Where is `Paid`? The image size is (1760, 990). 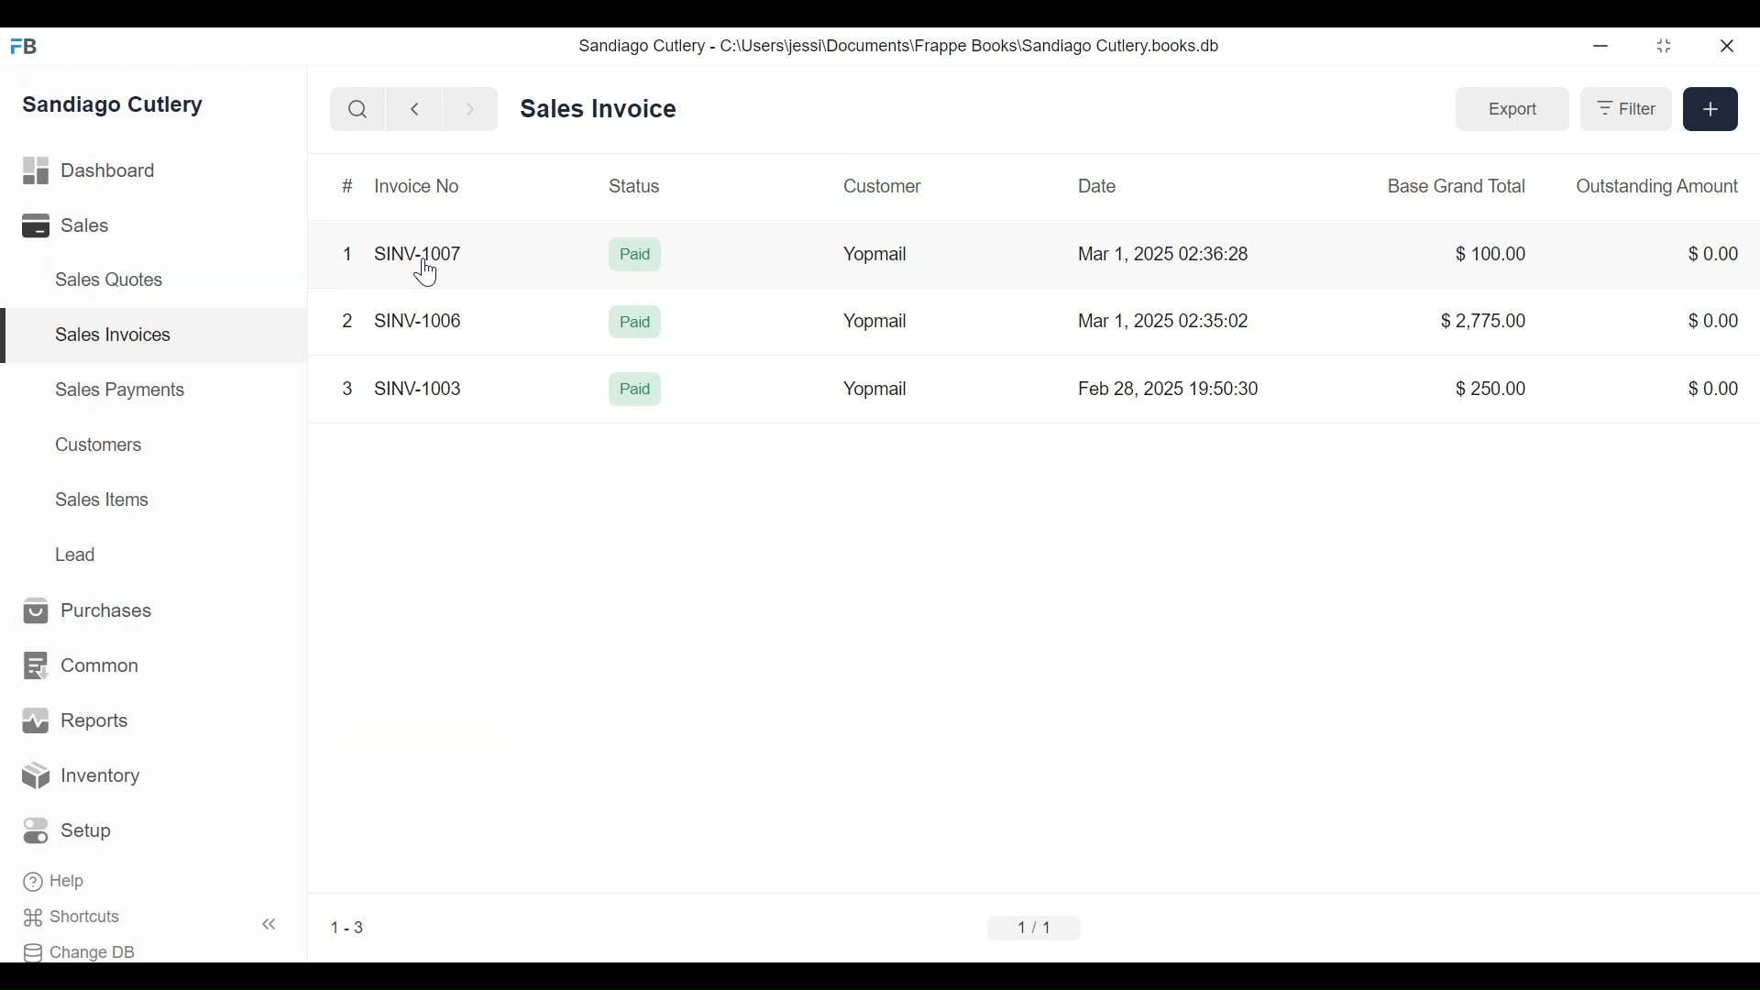
Paid is located at coordinates (636, 252).